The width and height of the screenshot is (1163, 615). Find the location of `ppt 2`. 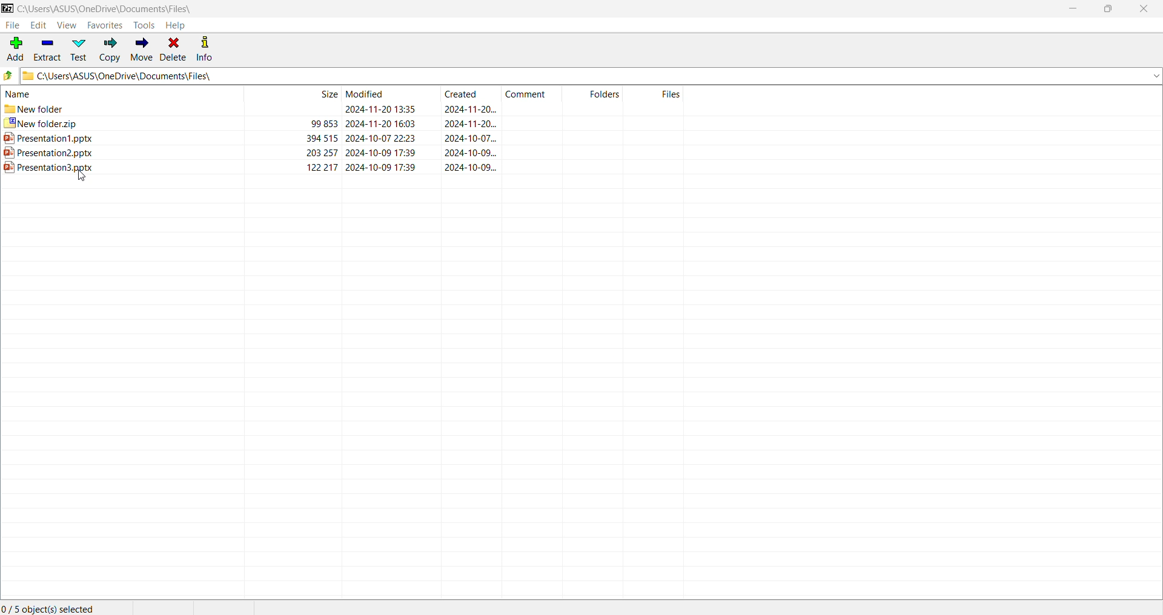

ppt 2 is located at coordinates (344, 153).